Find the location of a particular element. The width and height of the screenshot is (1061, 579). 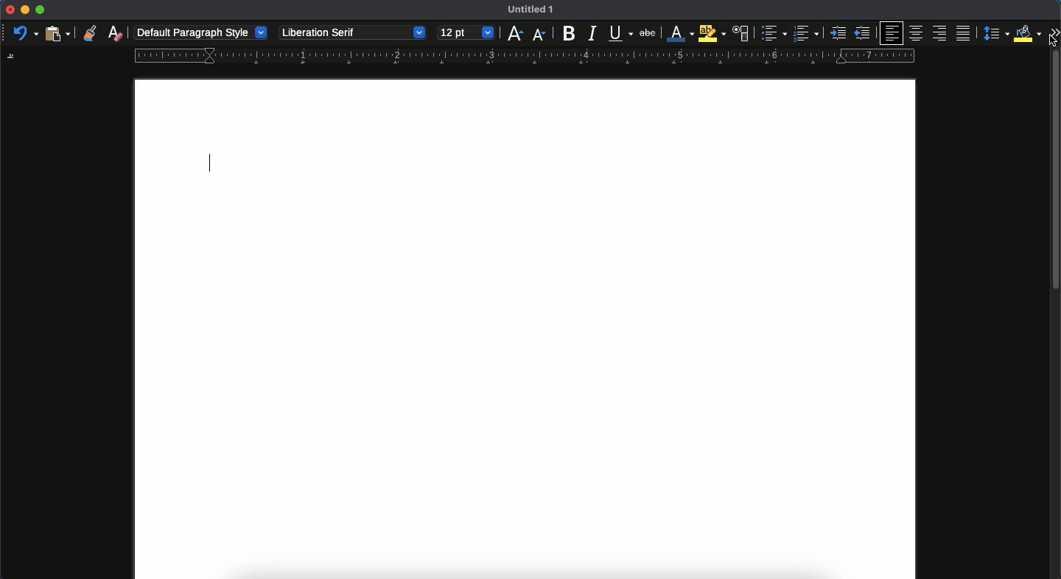

highlight color is located at coordinates (712, 33).